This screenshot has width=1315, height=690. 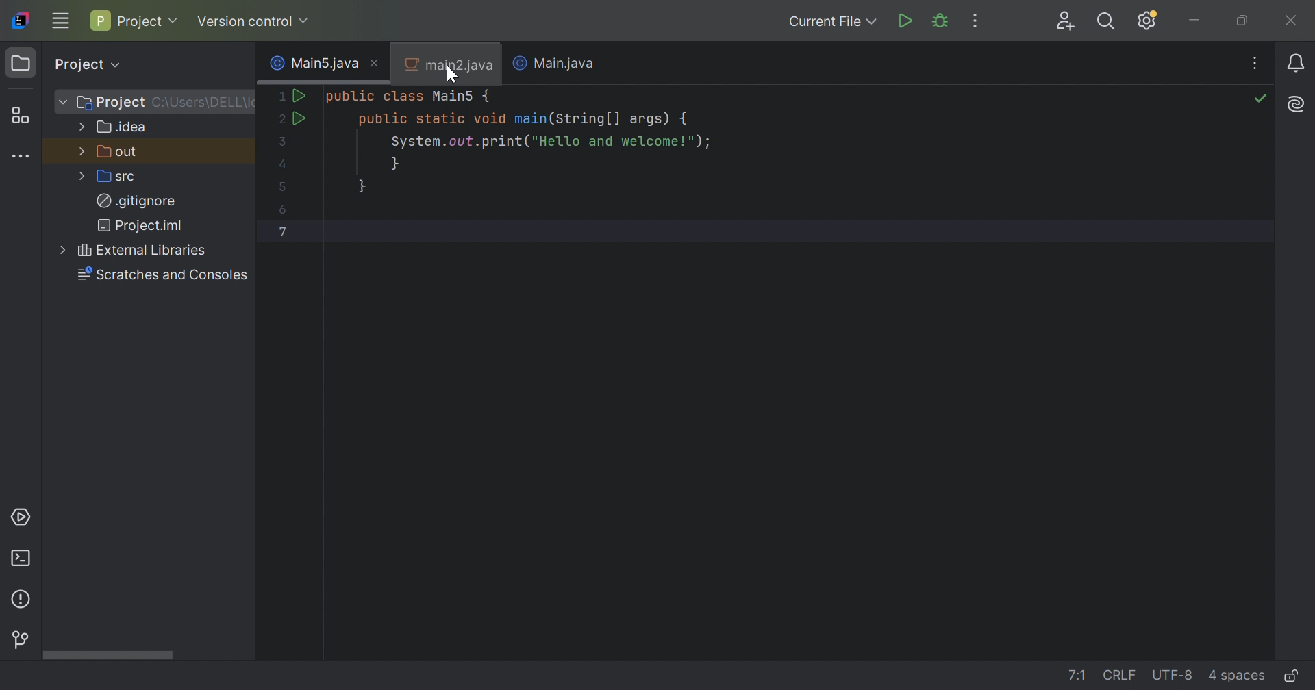 What do you see at coordinates (1297, 104) in the screenshot?
I see `AI Assistant` at bounding box center [1297, 104].